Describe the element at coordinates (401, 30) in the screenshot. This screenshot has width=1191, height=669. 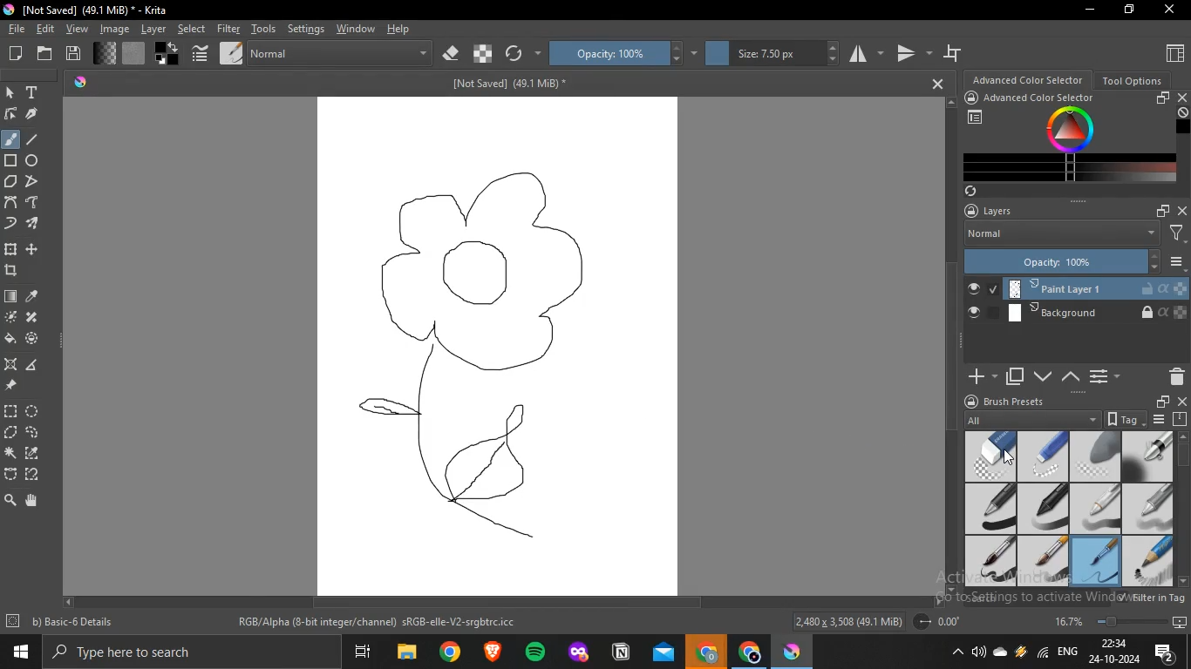
I see `help` at that location.